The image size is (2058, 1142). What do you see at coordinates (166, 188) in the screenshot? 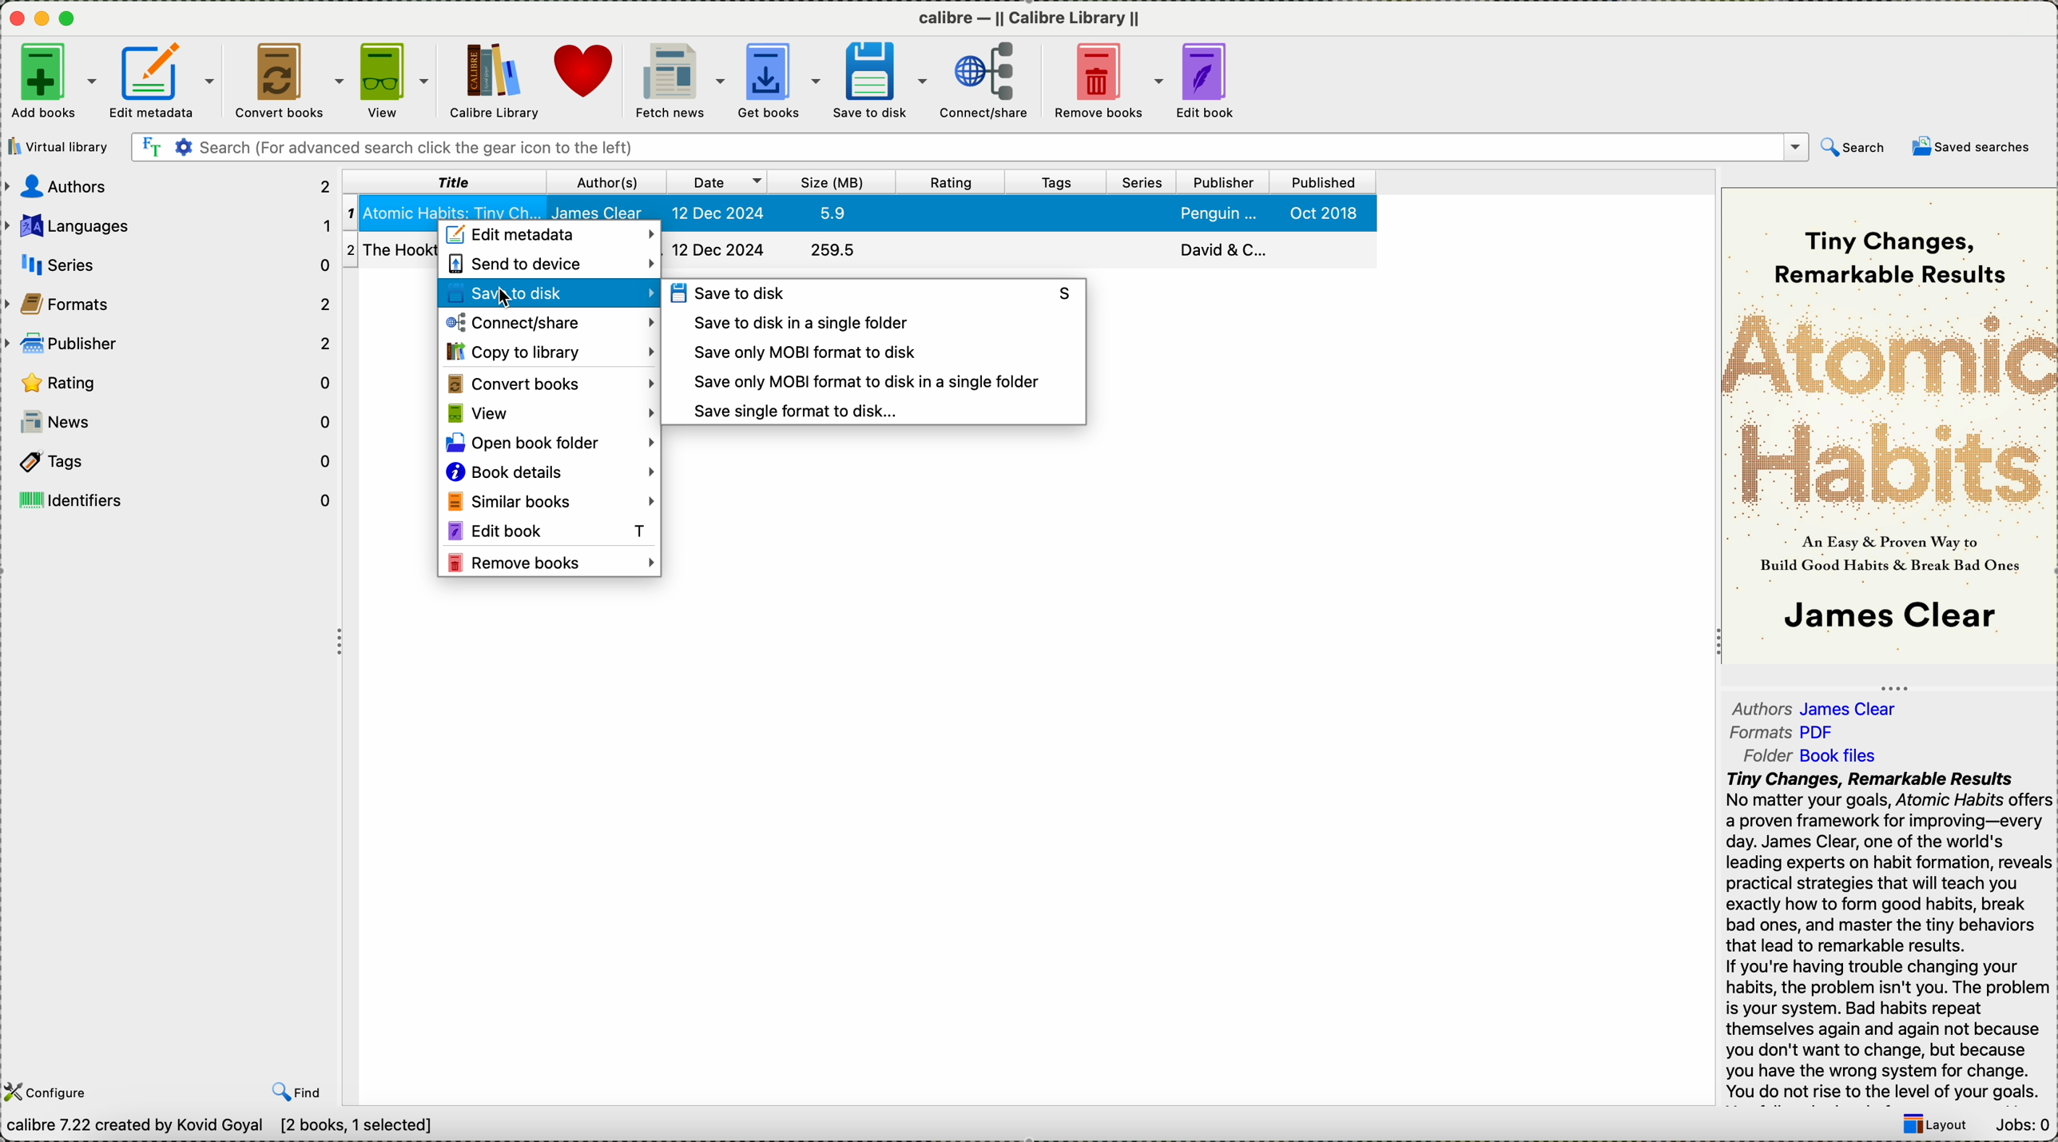
I see `authors` at bounding box center [166, 188].